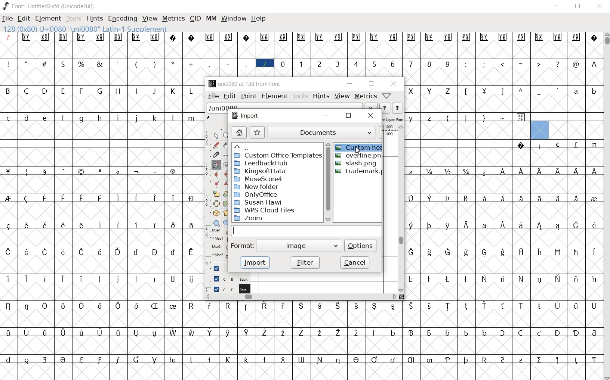  Describe the element at coordinates (539, 63) in the screenshot. I see `glyph` at that location.